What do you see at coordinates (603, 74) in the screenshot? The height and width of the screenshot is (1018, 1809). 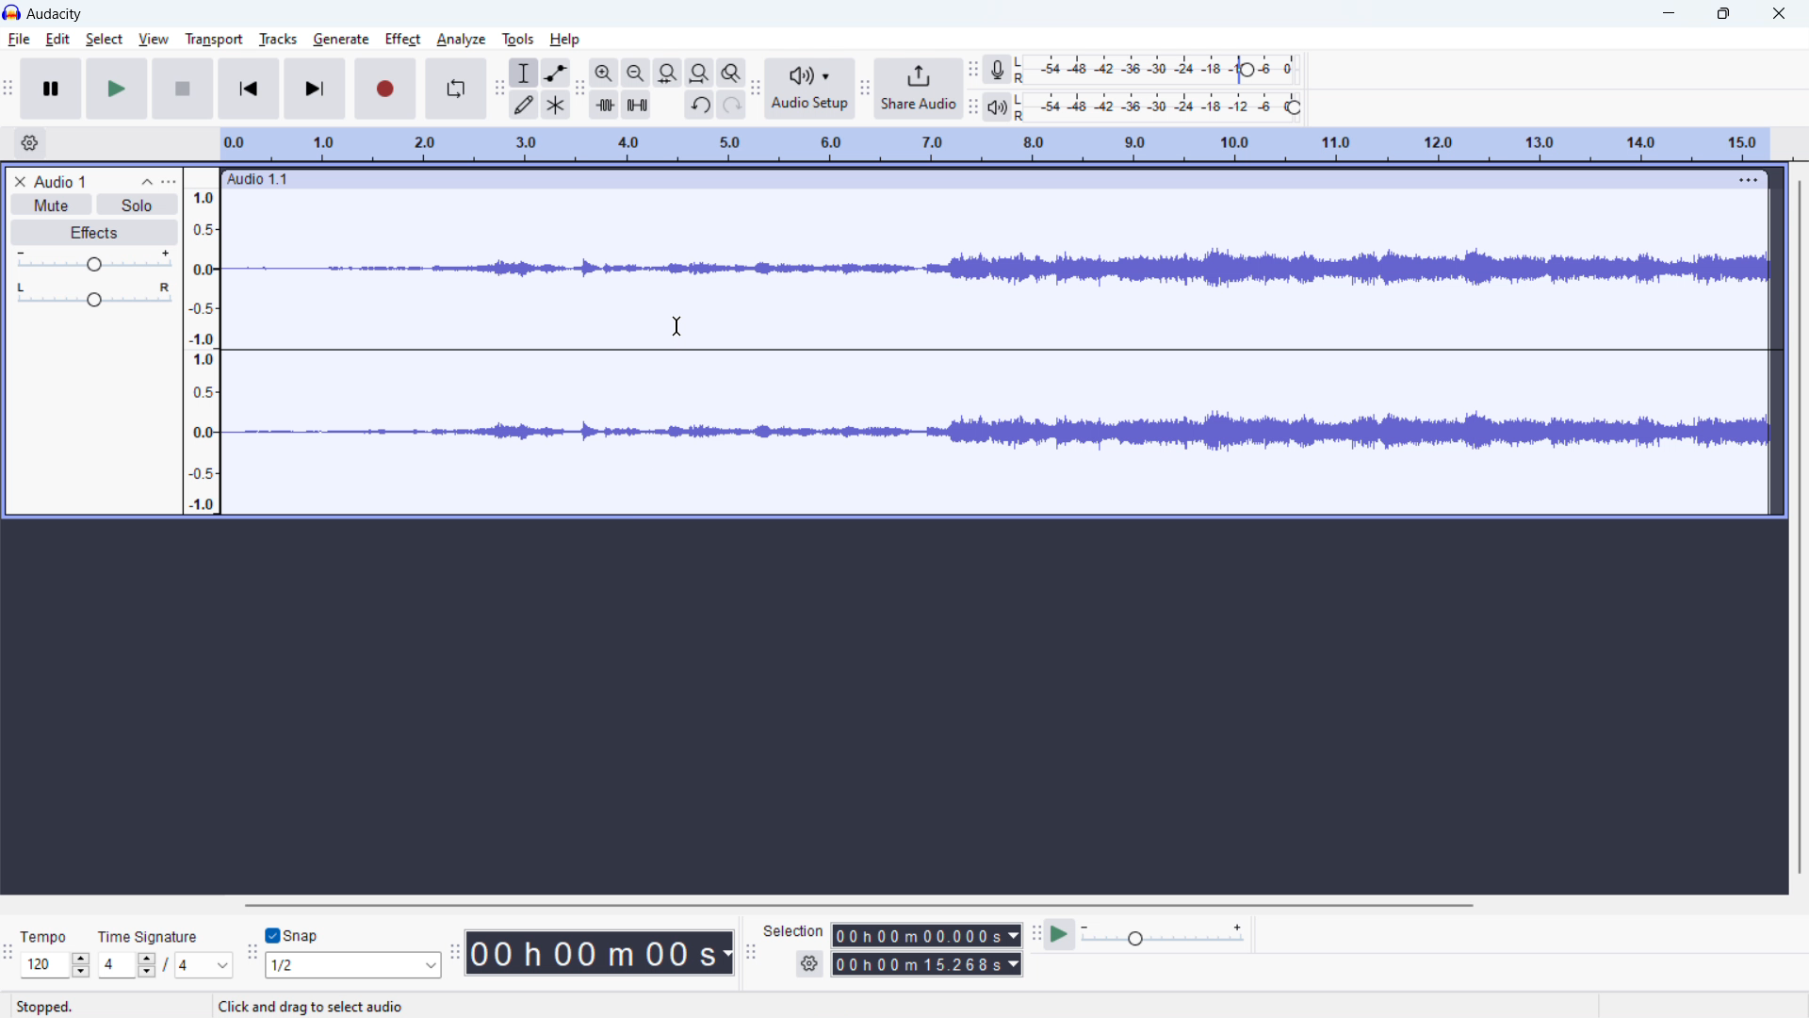 I see `zoom in` at bounding box center [603, 74].